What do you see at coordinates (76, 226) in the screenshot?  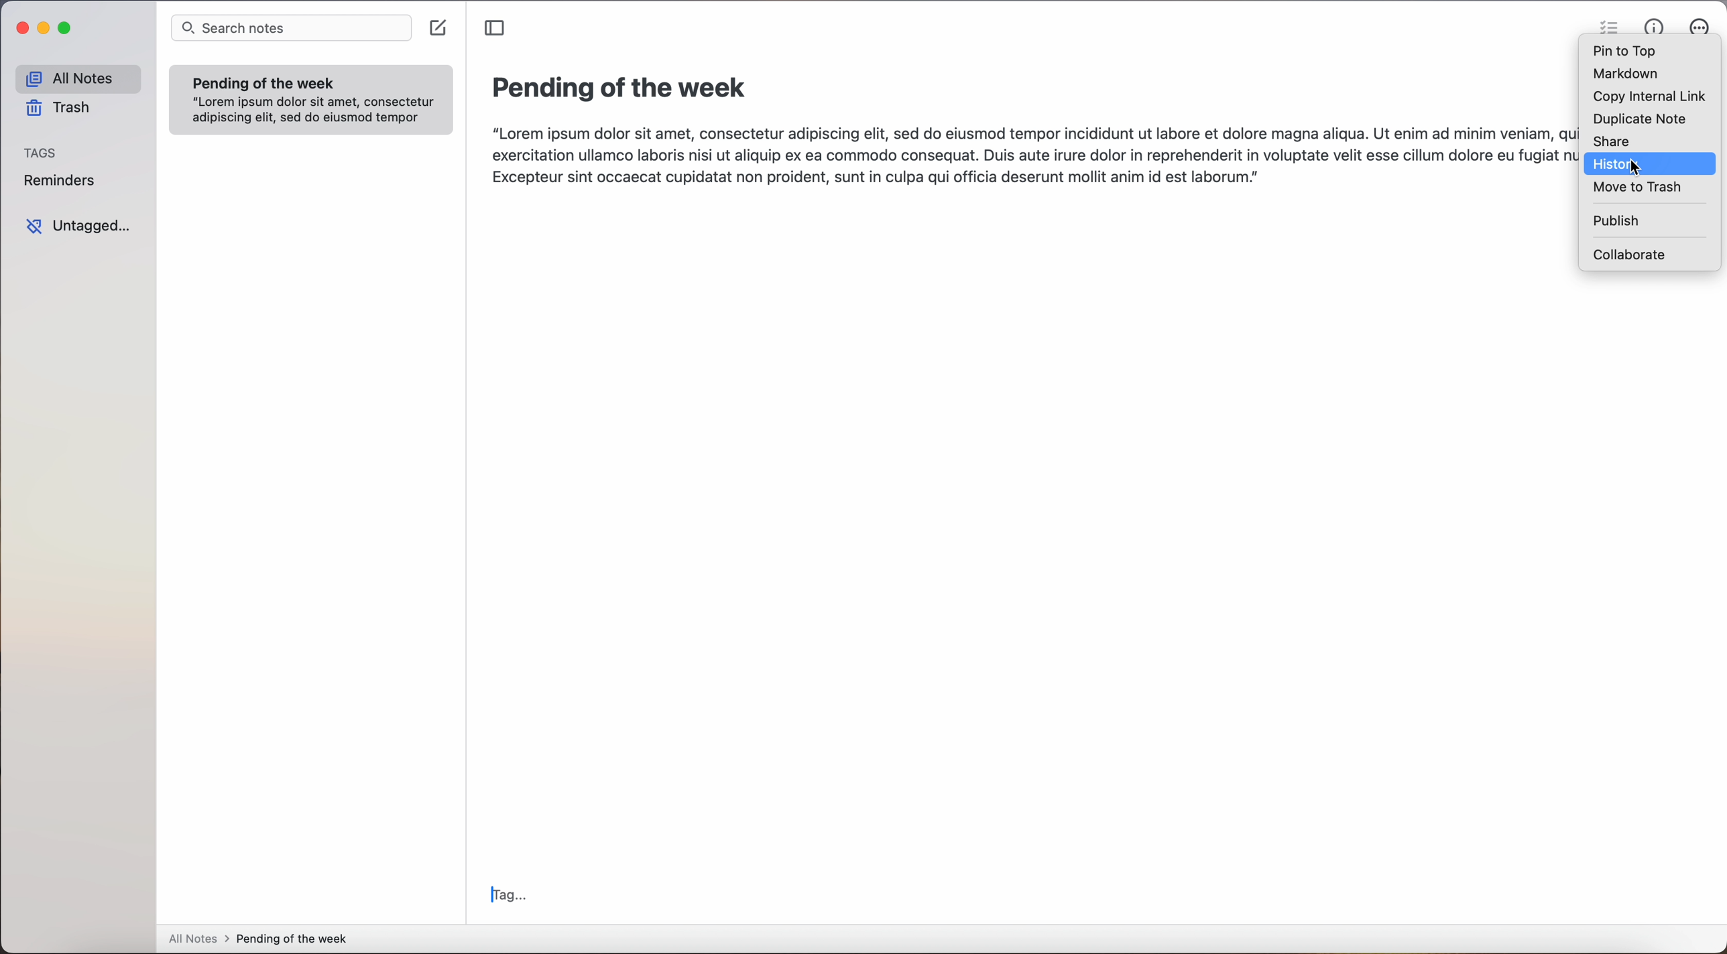 I see `untagged` at bounding box center [76, 226].